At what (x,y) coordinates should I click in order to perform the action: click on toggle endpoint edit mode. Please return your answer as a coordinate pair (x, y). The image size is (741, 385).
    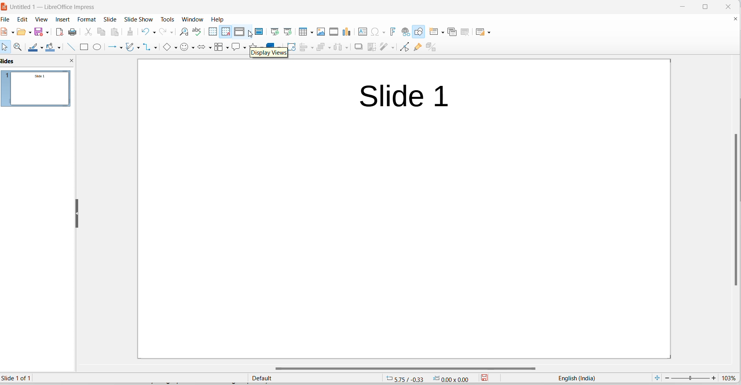
    Looking at the image, I should click on (405, 48).